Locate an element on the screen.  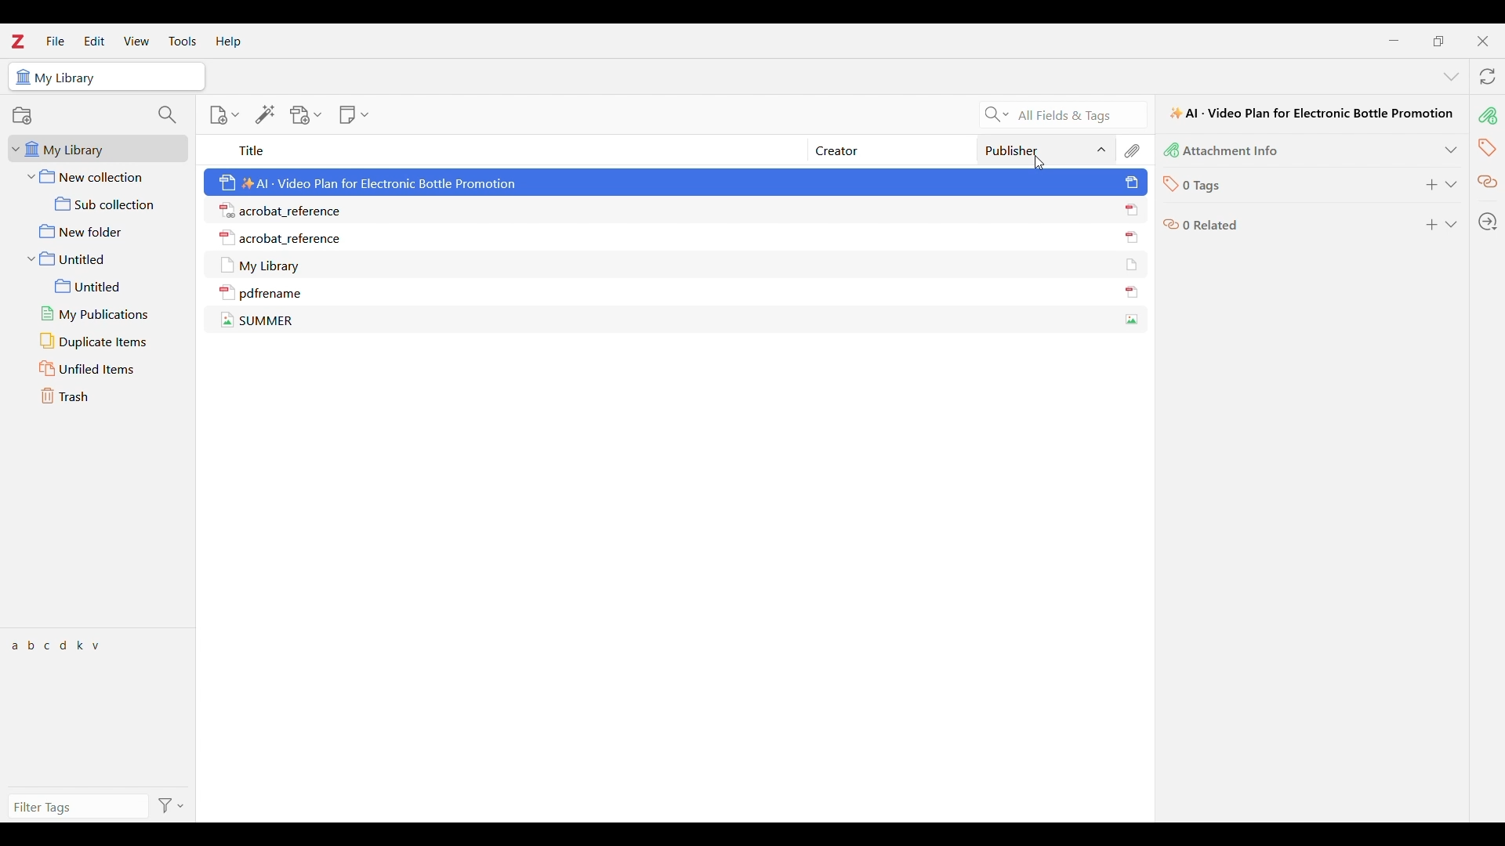
Attachement is located at coordinates (1134, 150).